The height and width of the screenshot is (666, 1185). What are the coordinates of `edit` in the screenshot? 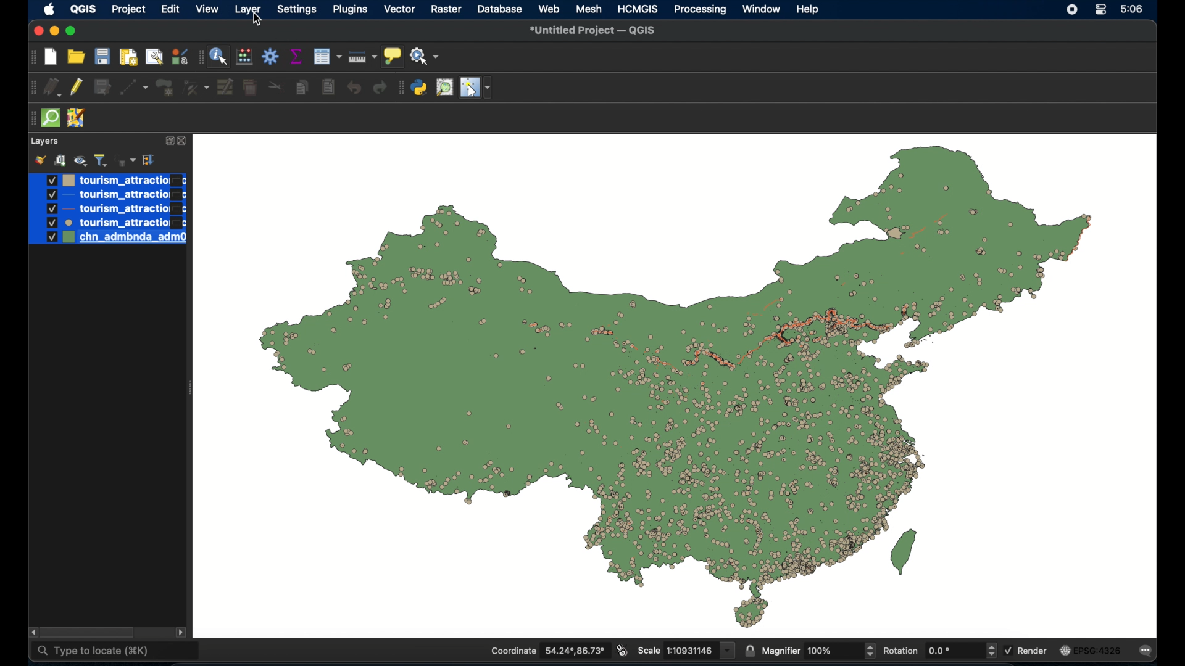 It's located at (170, 10).